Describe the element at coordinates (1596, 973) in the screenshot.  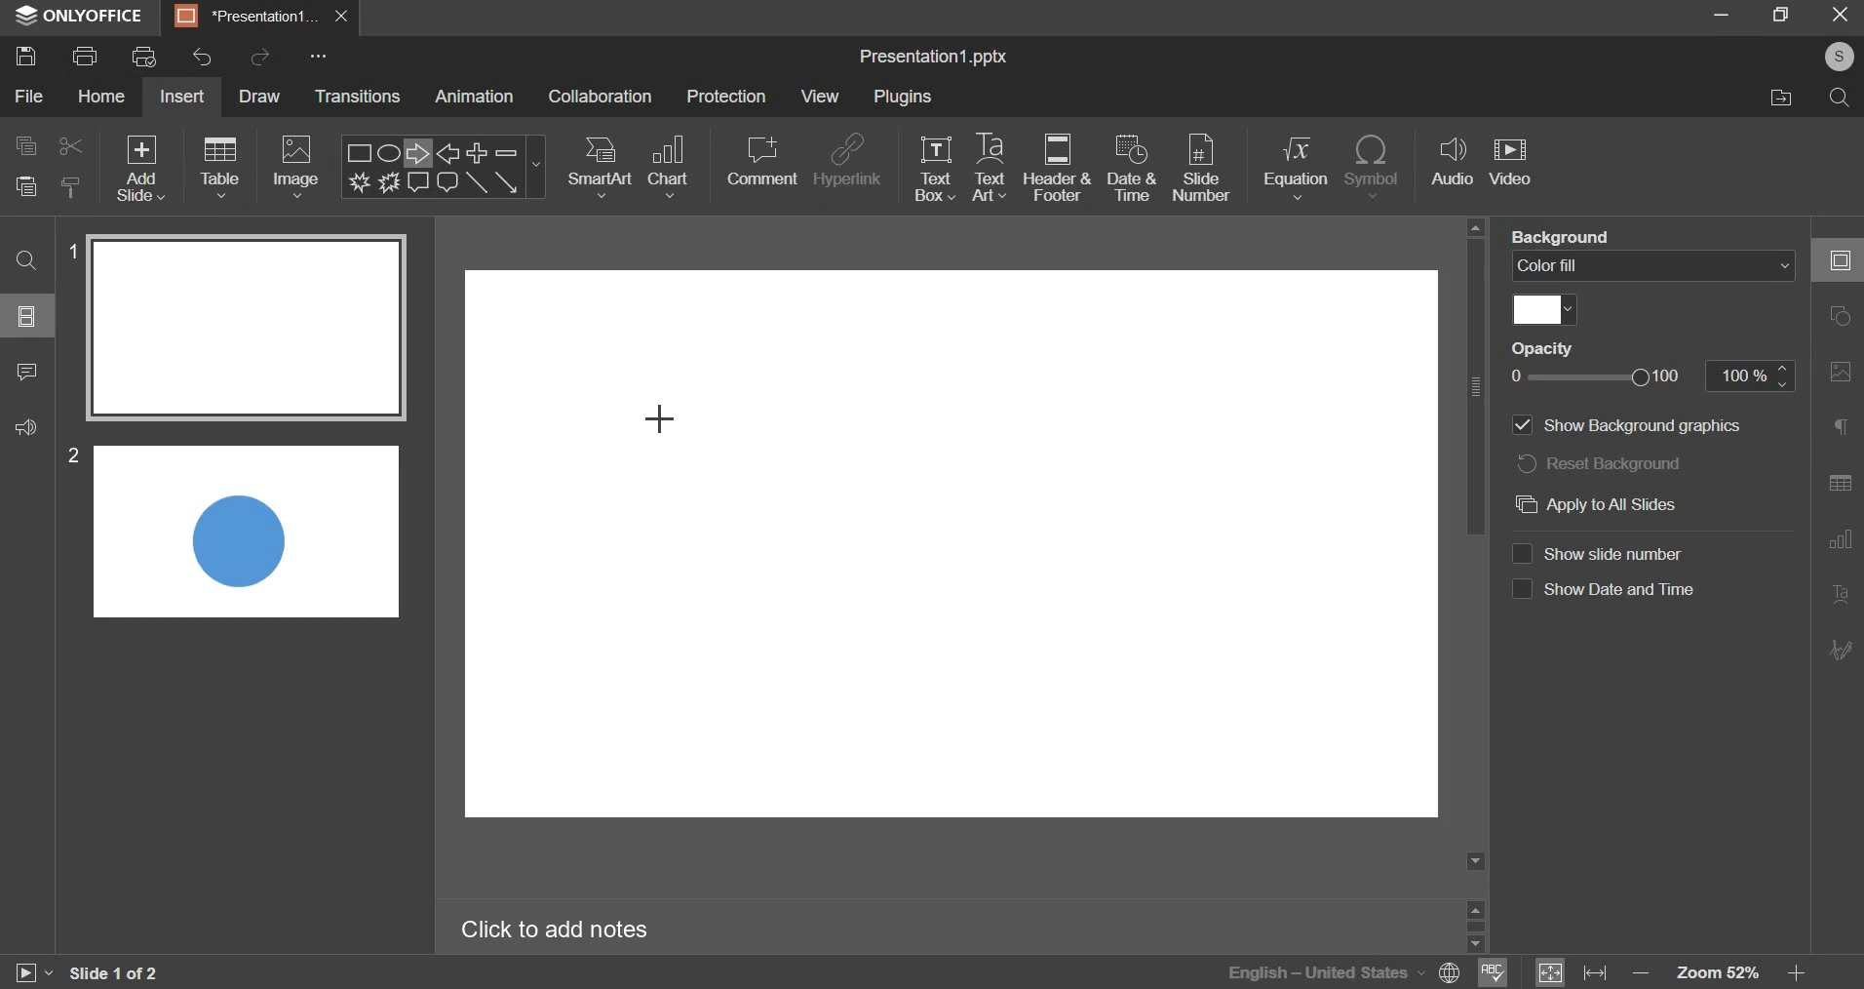
I see `fit to width` at that location.